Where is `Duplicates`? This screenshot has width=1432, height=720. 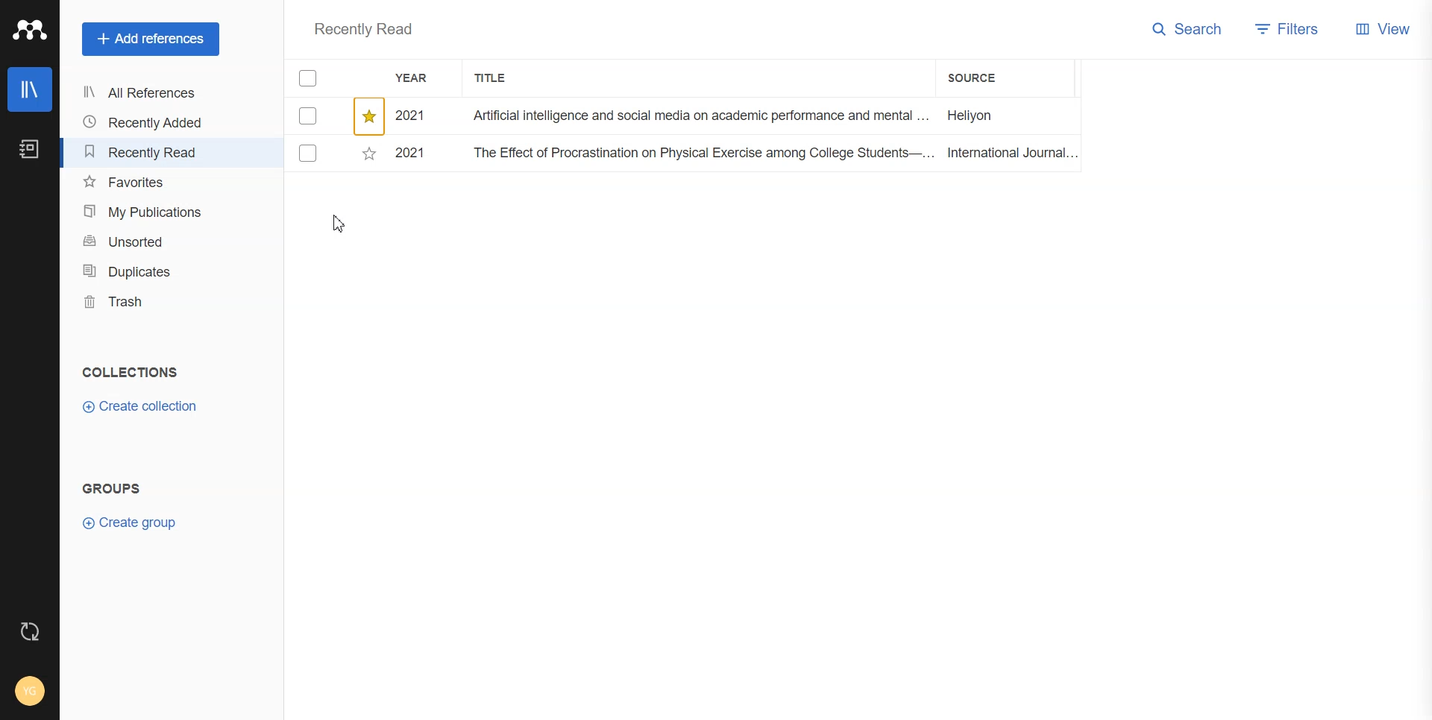 Duplicates is located at coordinates (147, 271).